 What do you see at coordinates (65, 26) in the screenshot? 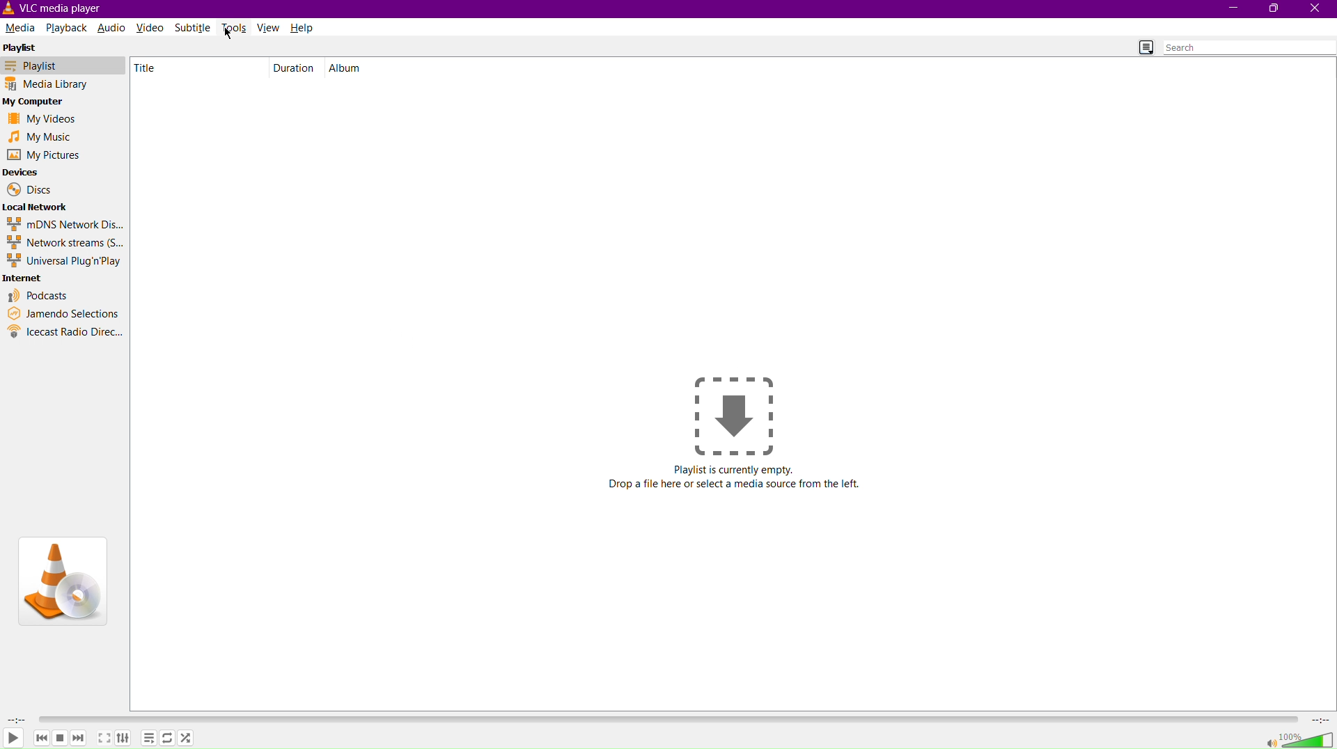
I see `Playback` at bounding box center [65, 26].